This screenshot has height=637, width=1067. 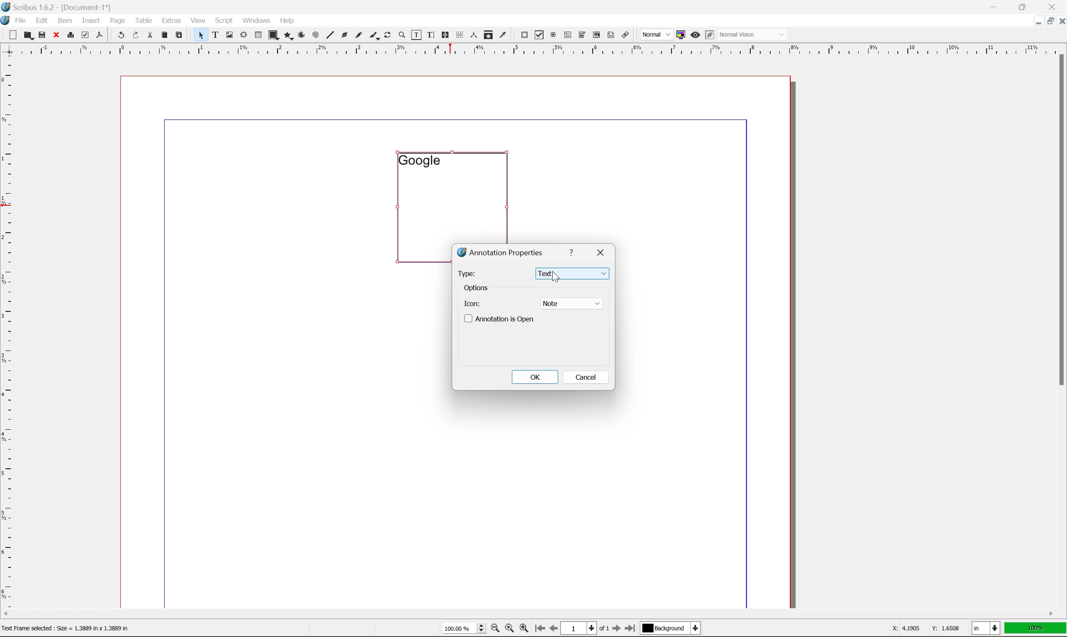 I want to click on close, so click(x=1060, y=21).